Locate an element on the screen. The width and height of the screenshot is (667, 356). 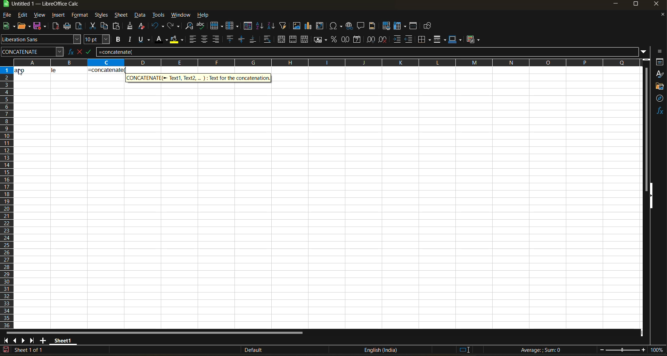
conditional is located at coordinates (474, 39).